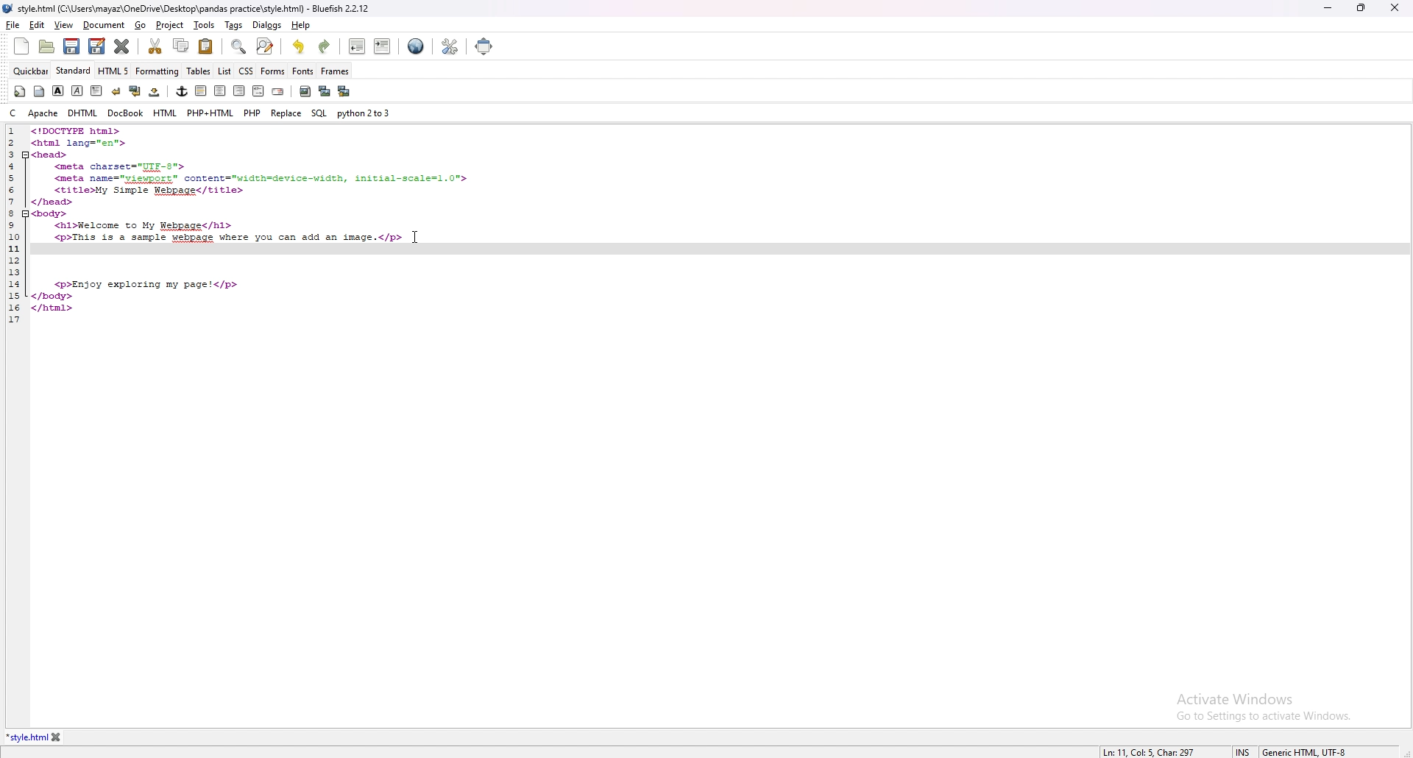  Describe the element at coordinates (53, 203) in the screenshot. I see `</head>` at that location.